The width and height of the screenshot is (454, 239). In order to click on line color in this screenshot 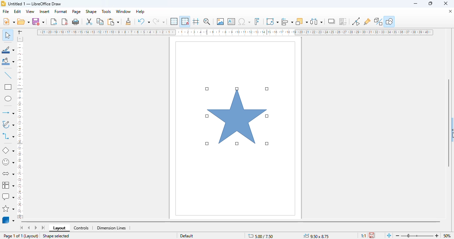, I will do `click(8, 50)`.